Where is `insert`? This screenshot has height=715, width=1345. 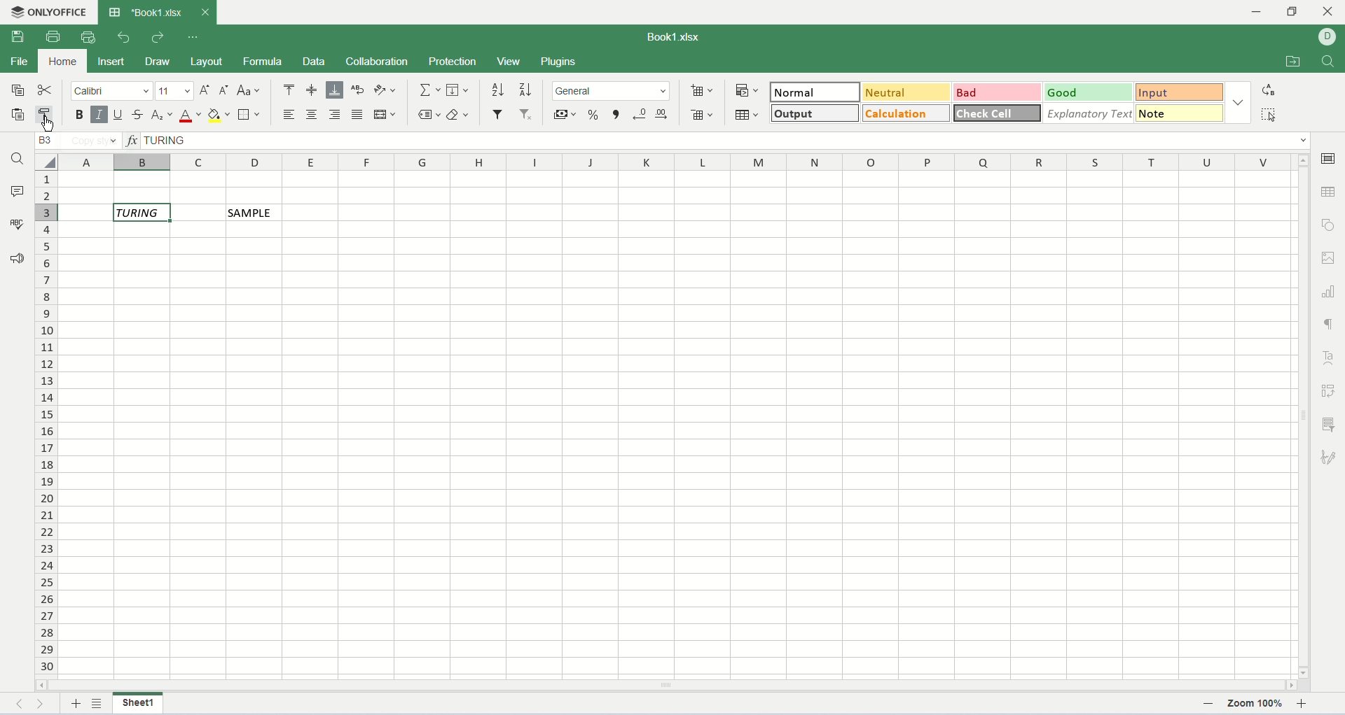 insert is located at coordinates (111, 62).